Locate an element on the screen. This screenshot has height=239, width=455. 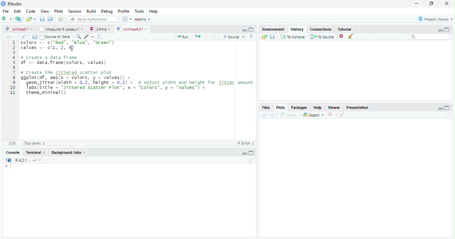
Line numbers is located at coordinates (12, 68).